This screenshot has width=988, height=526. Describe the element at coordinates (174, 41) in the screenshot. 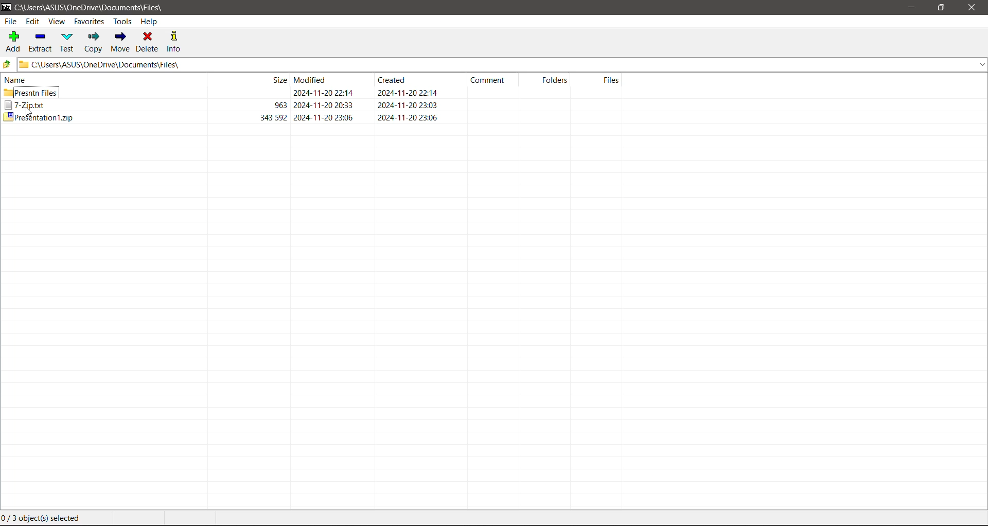

I see `Info` at that location.